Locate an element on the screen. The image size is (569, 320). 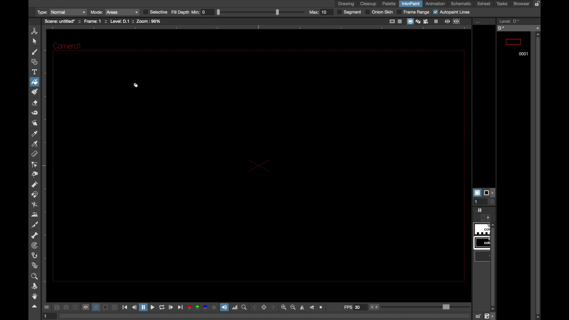
hook tool is located at coordinates (34, 255).